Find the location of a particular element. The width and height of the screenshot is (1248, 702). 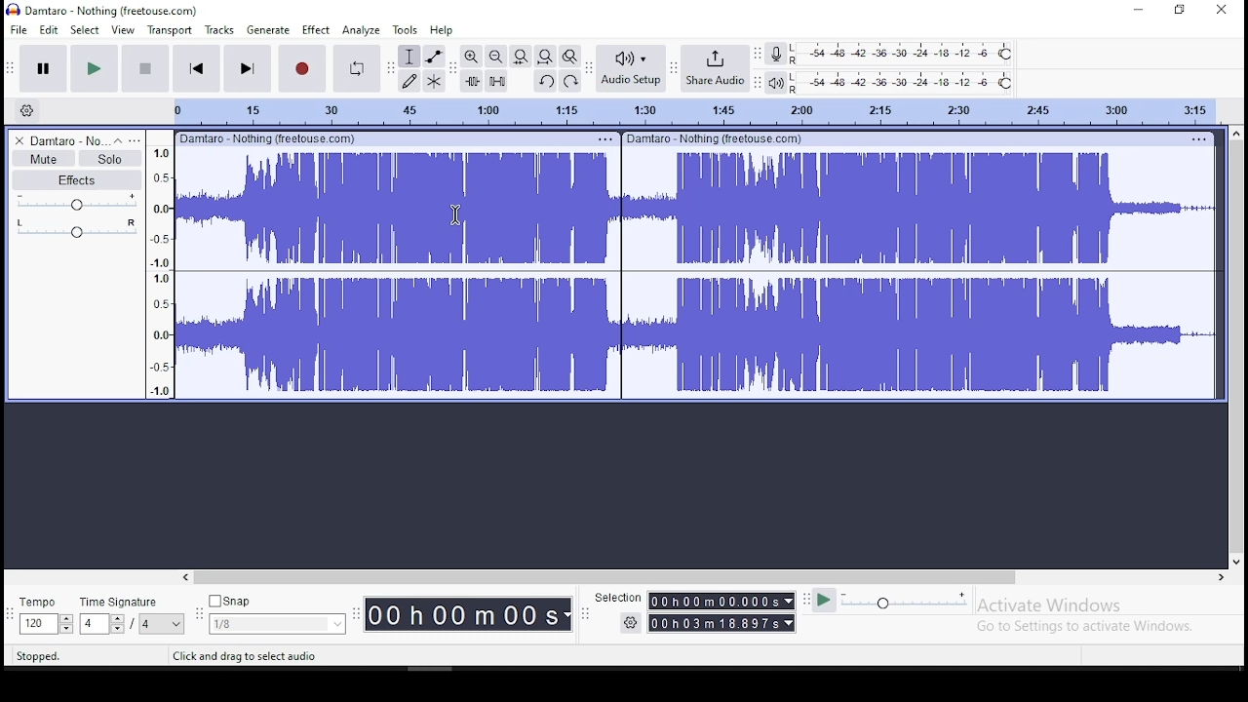

audio clip is located at coordinates (919, 274).